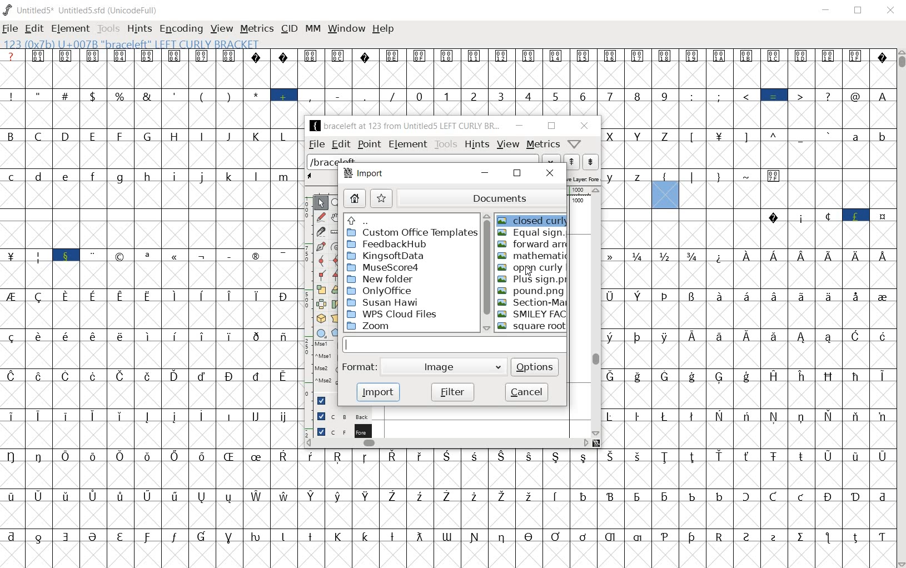  I want to click on Susan Hawi, so click(386, 302).